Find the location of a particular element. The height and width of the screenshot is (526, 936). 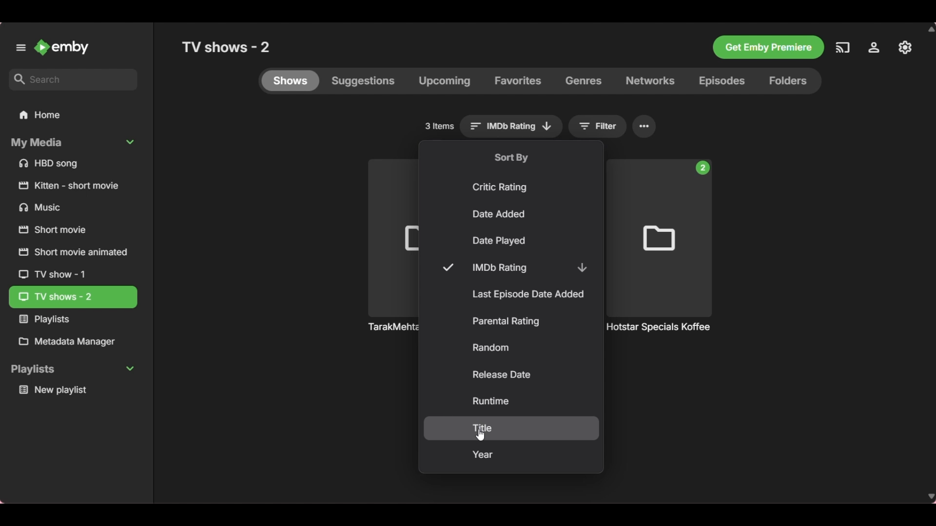

 is located at coordinates (877, 47).